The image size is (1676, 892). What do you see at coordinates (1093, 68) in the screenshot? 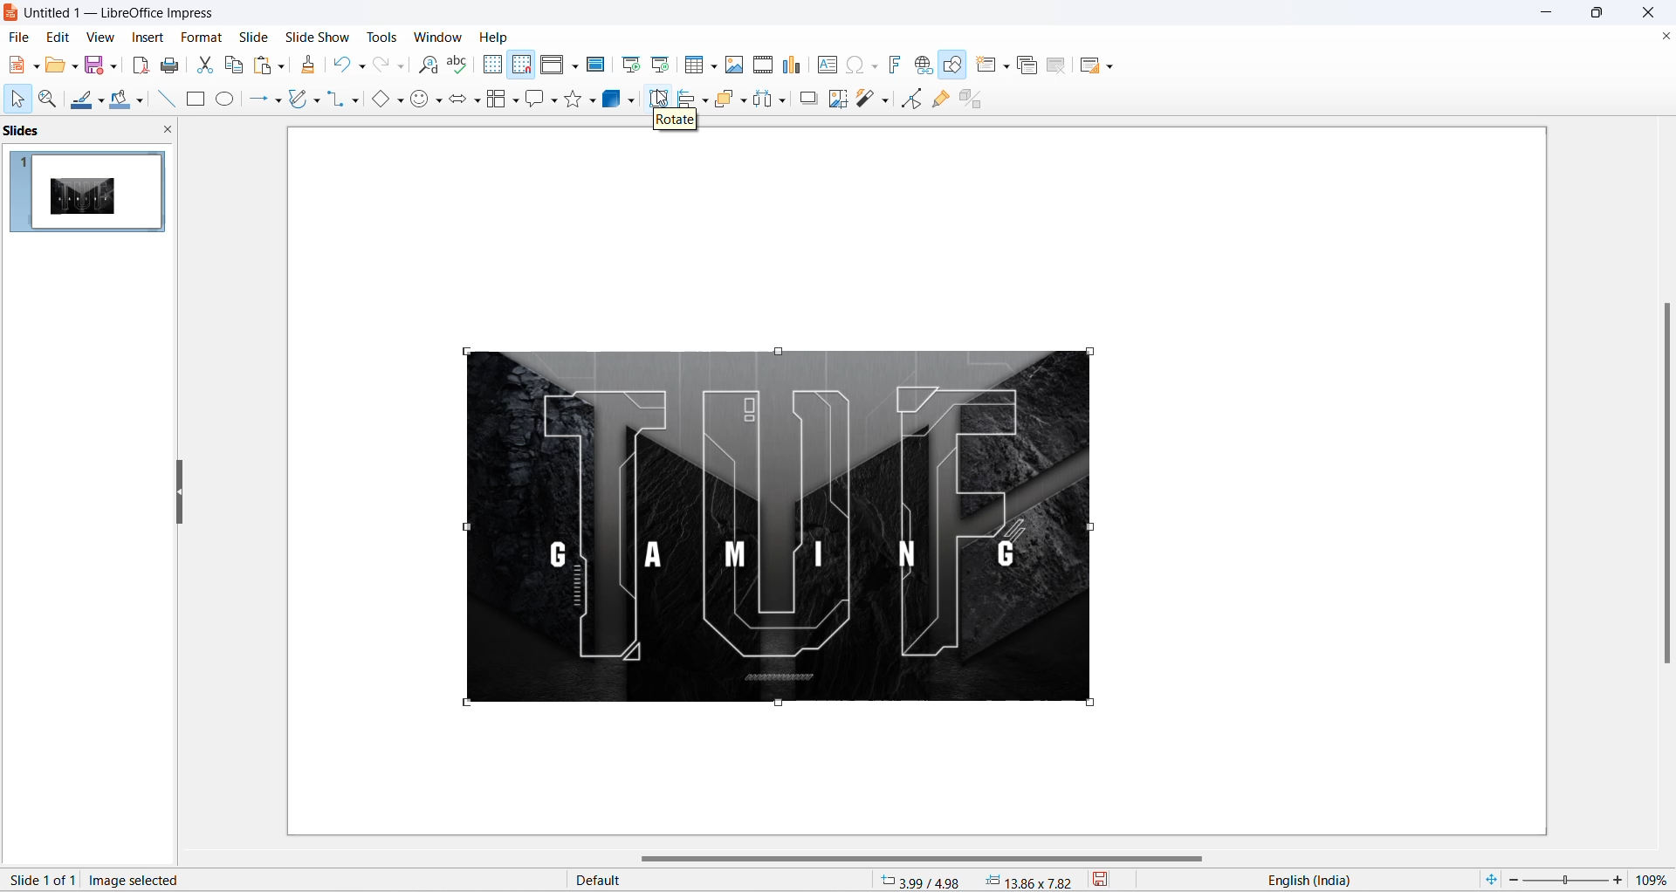
I see `slide layout icon` at bounding box center [1093, 68].